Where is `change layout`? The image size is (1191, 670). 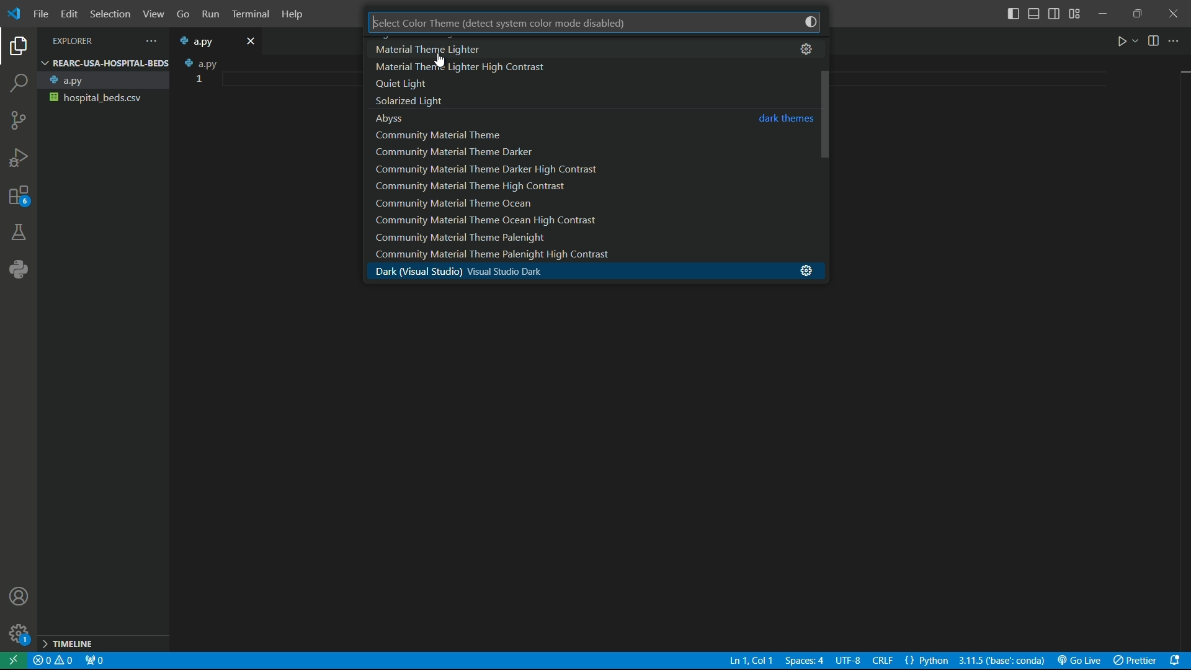 change layout is located at coordinates (1075, 14).